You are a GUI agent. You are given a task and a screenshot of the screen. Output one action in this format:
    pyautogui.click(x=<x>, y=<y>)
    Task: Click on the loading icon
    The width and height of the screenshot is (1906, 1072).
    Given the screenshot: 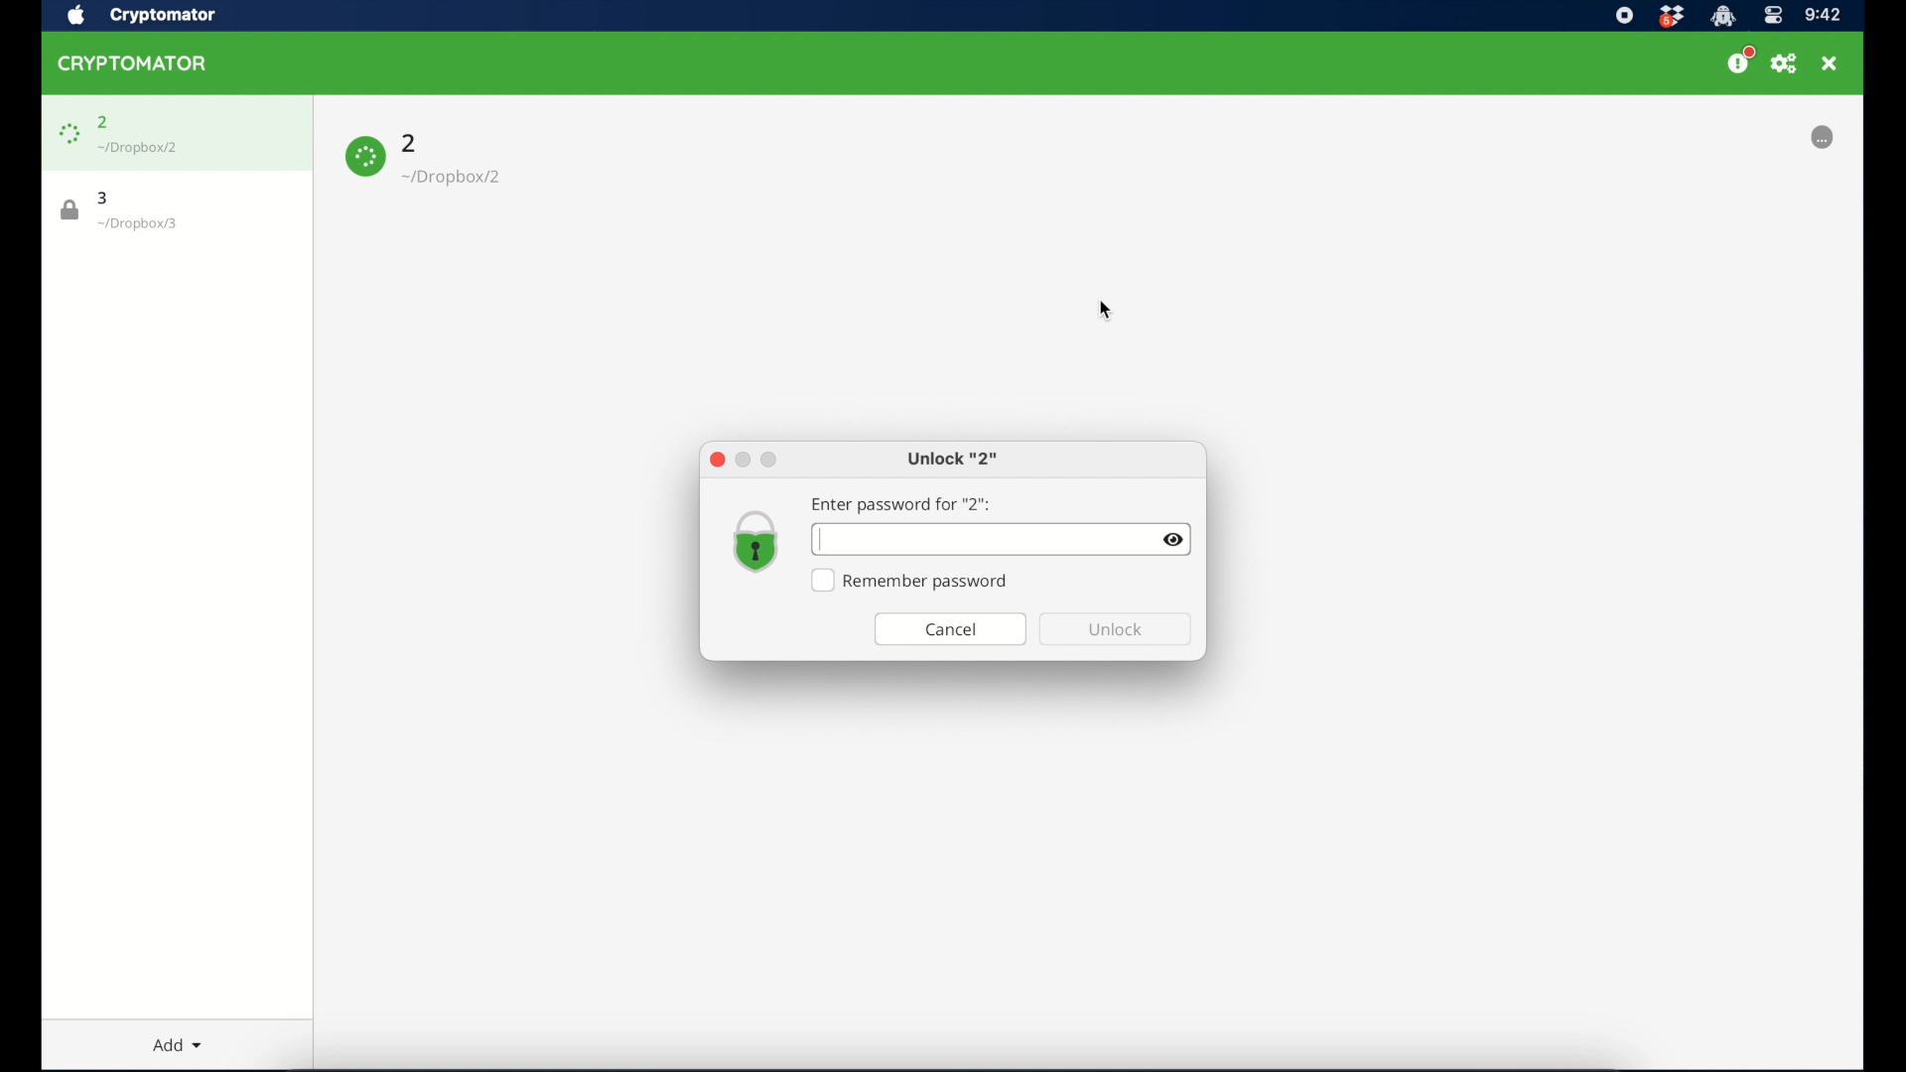 What is the action you would take?
    pyautogui.click(x=68, y=134)
    